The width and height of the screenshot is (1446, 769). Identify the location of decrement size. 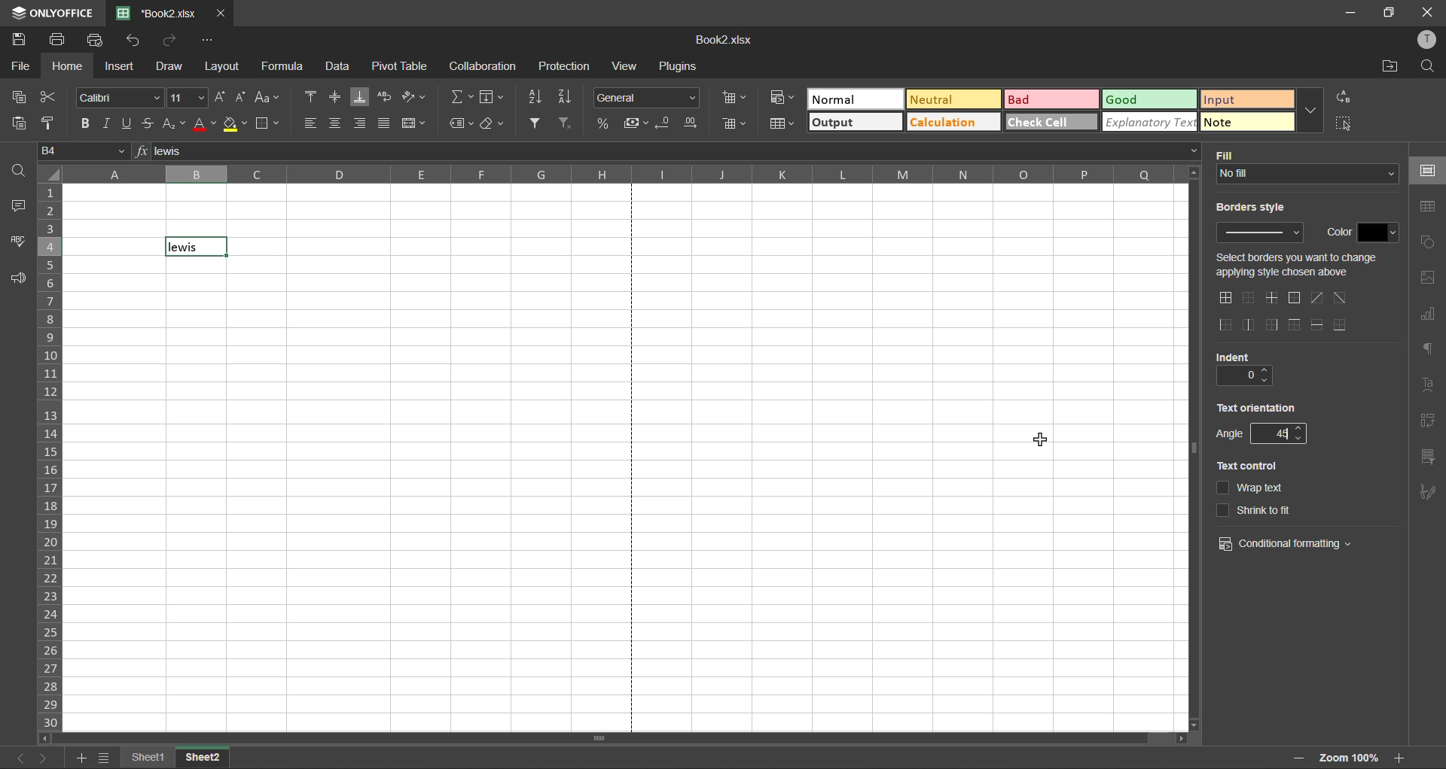
(243, 100).